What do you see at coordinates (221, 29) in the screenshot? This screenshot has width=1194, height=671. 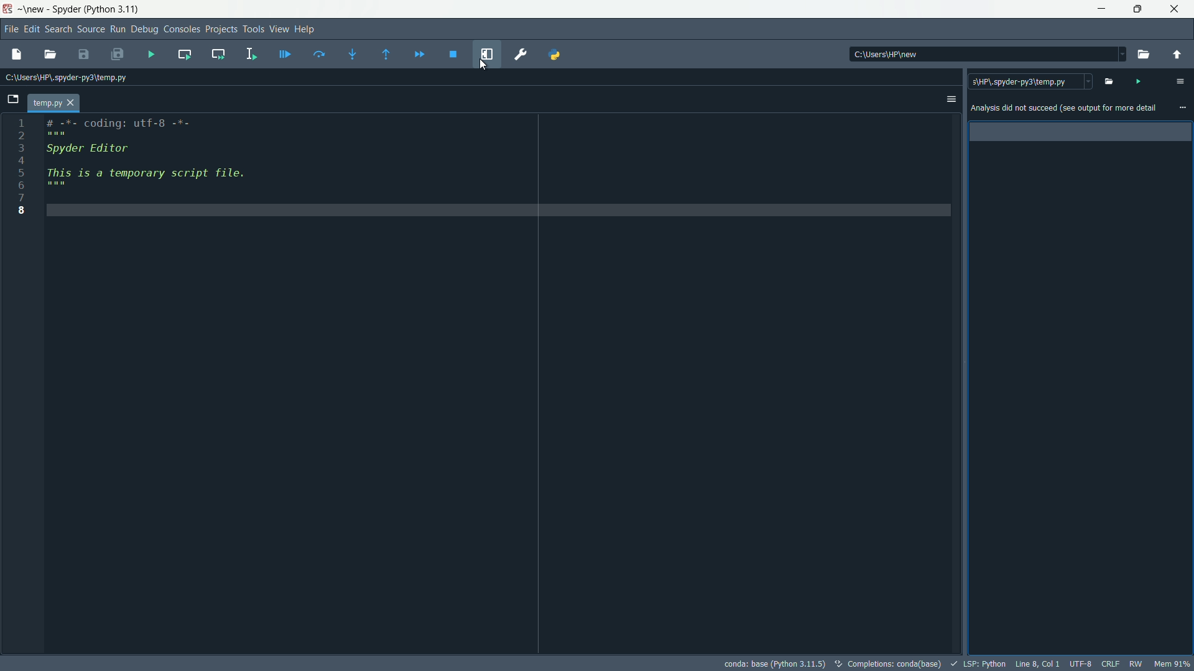 I see `projects menu` at bounding box center [221, 29].